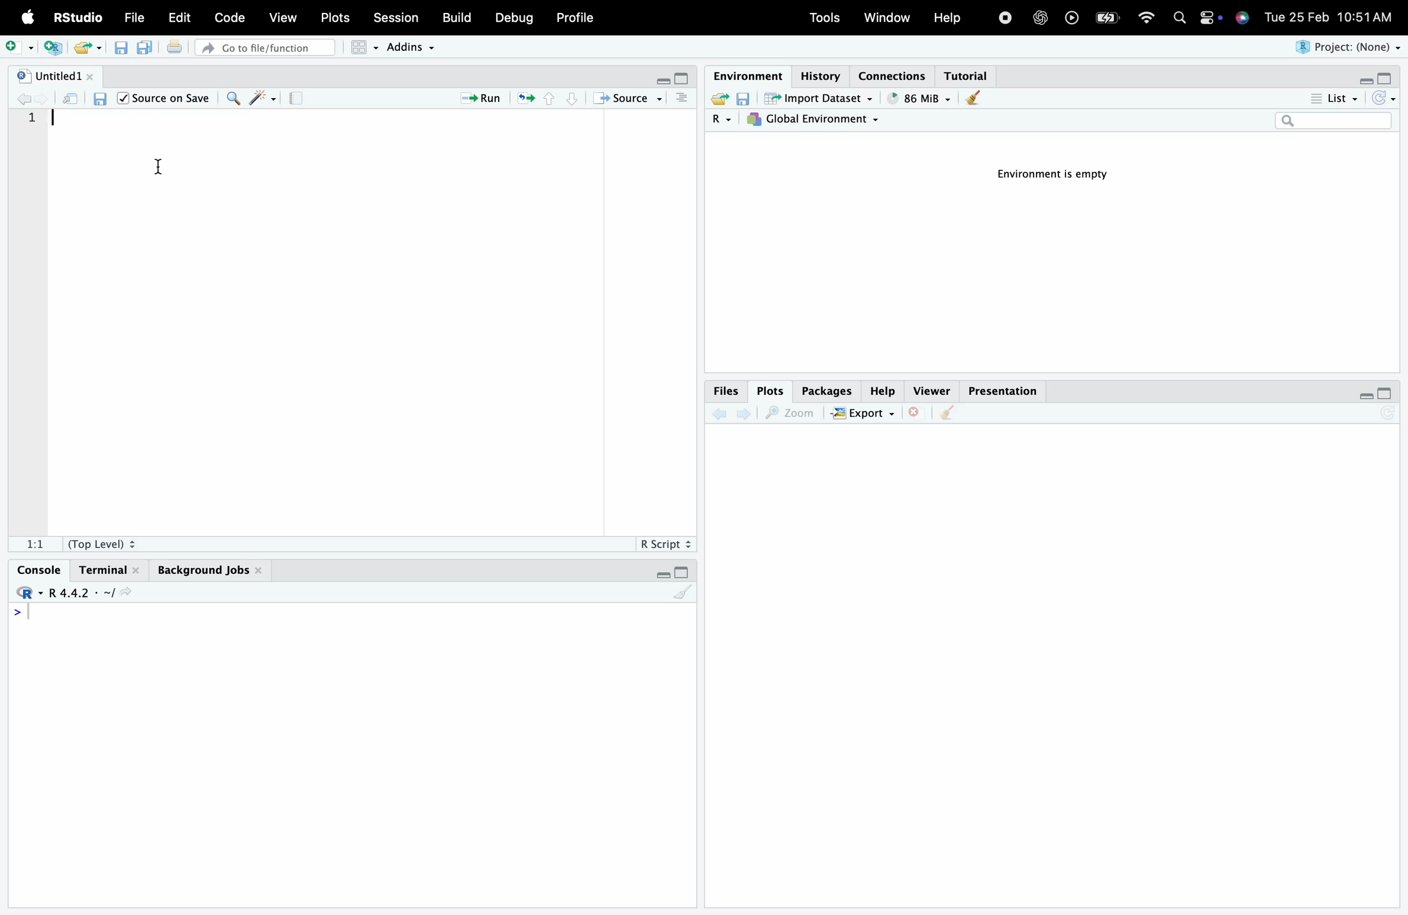 The image size is (1408, 915). What do you see at coordinates (28, 18) in the screenshot?
I see `logo` at bounding box center [28, 18].